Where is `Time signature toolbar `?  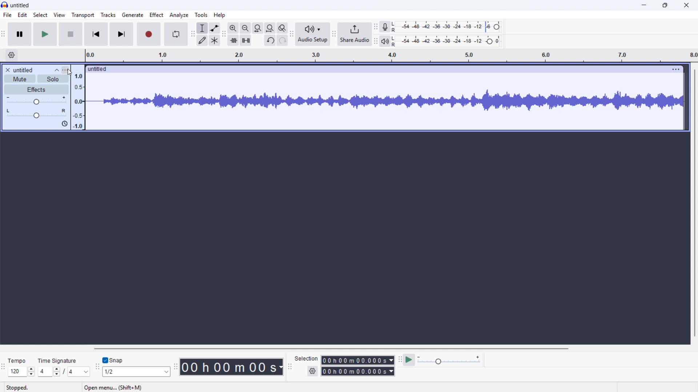 Time signature toolbar  is located at coordinates (4, 367).